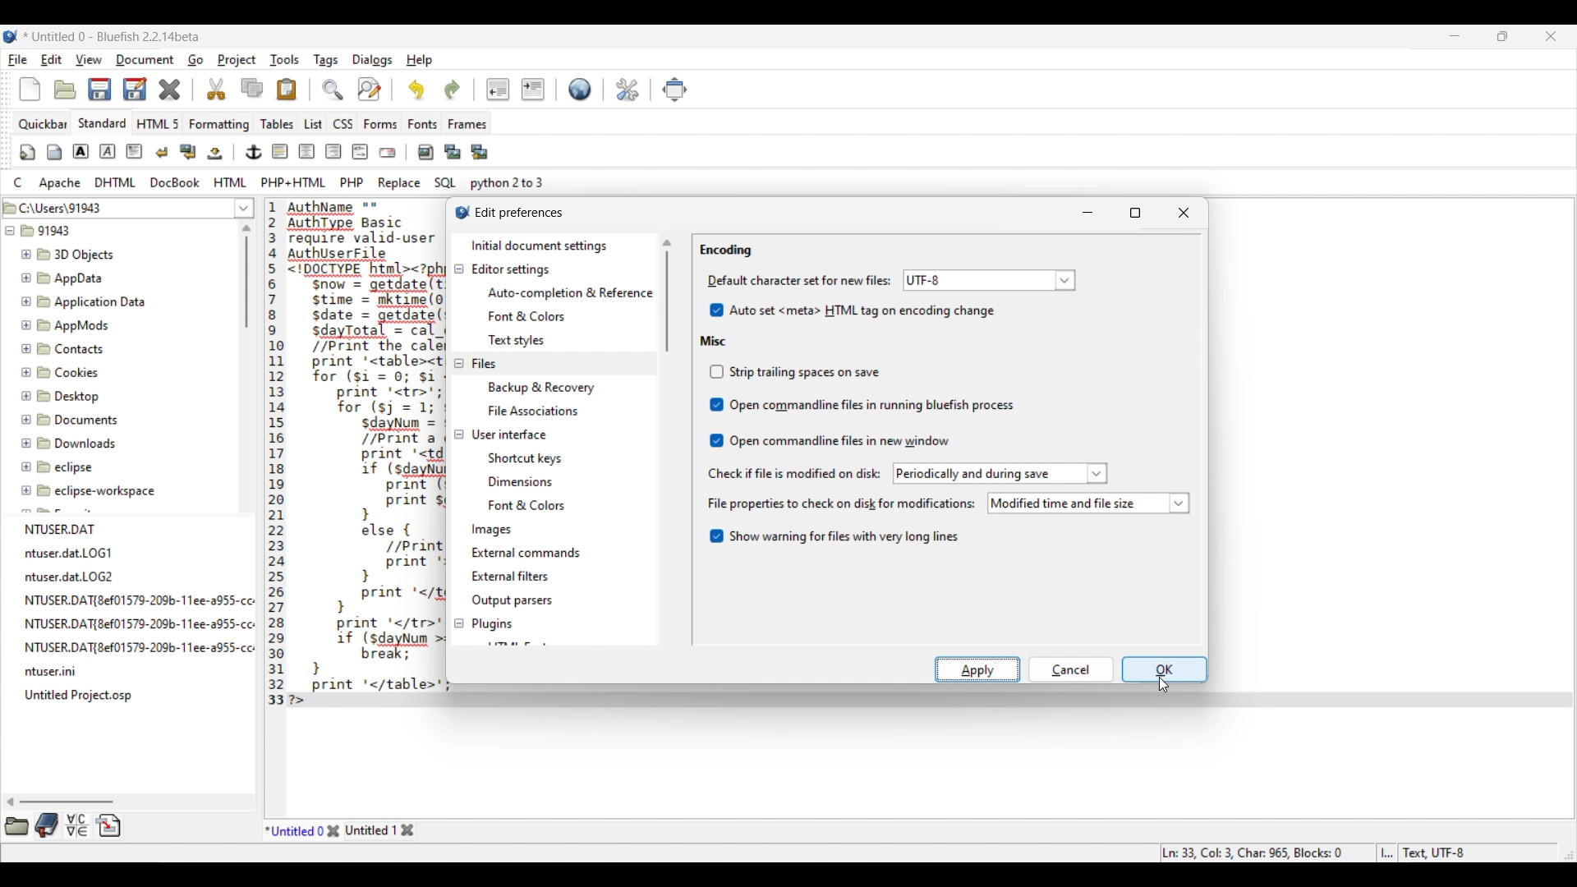  Describe the element at coordinates (675, 90) in the screenshot. I see `Move` at that location.